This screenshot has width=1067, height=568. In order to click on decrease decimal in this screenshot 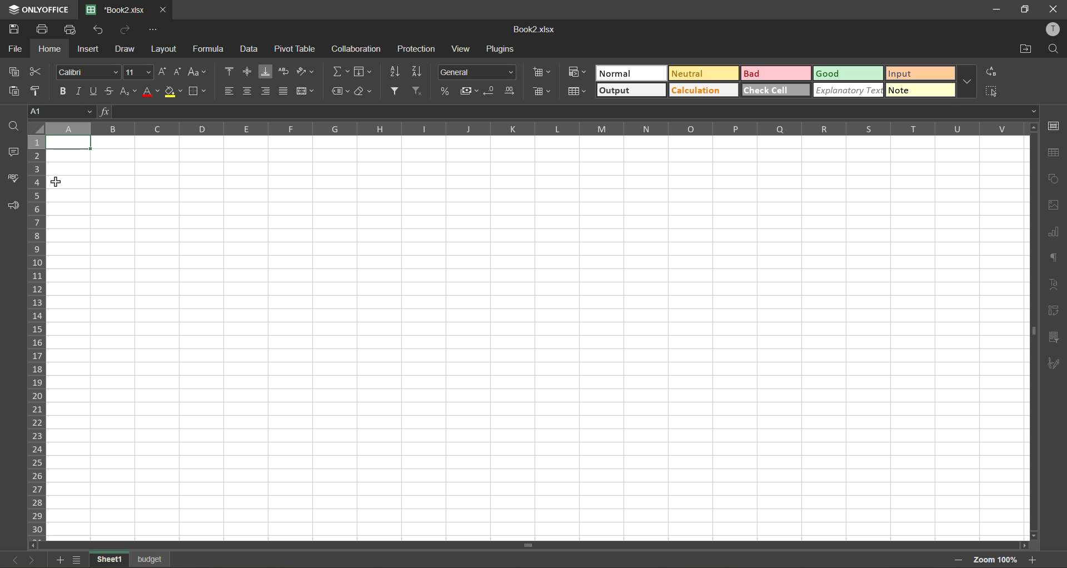, I will do `click(493, 91)`.